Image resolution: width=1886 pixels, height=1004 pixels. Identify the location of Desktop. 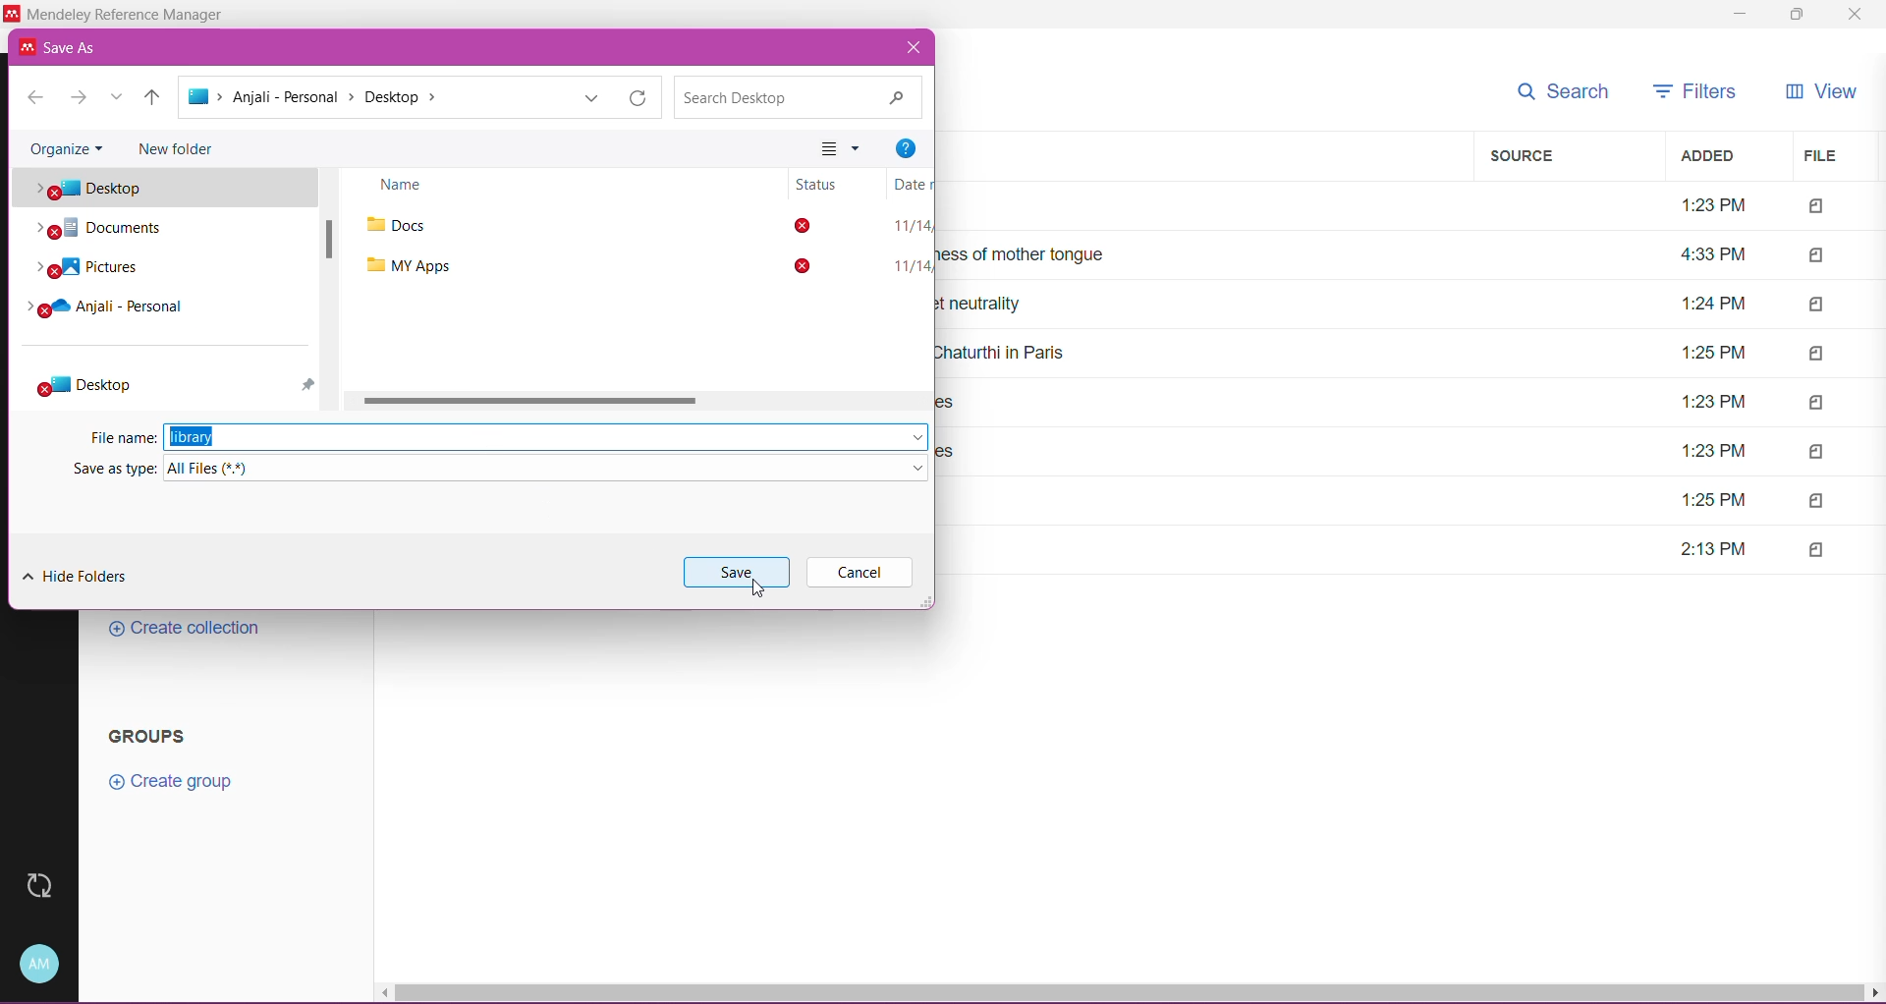
(168, 189).